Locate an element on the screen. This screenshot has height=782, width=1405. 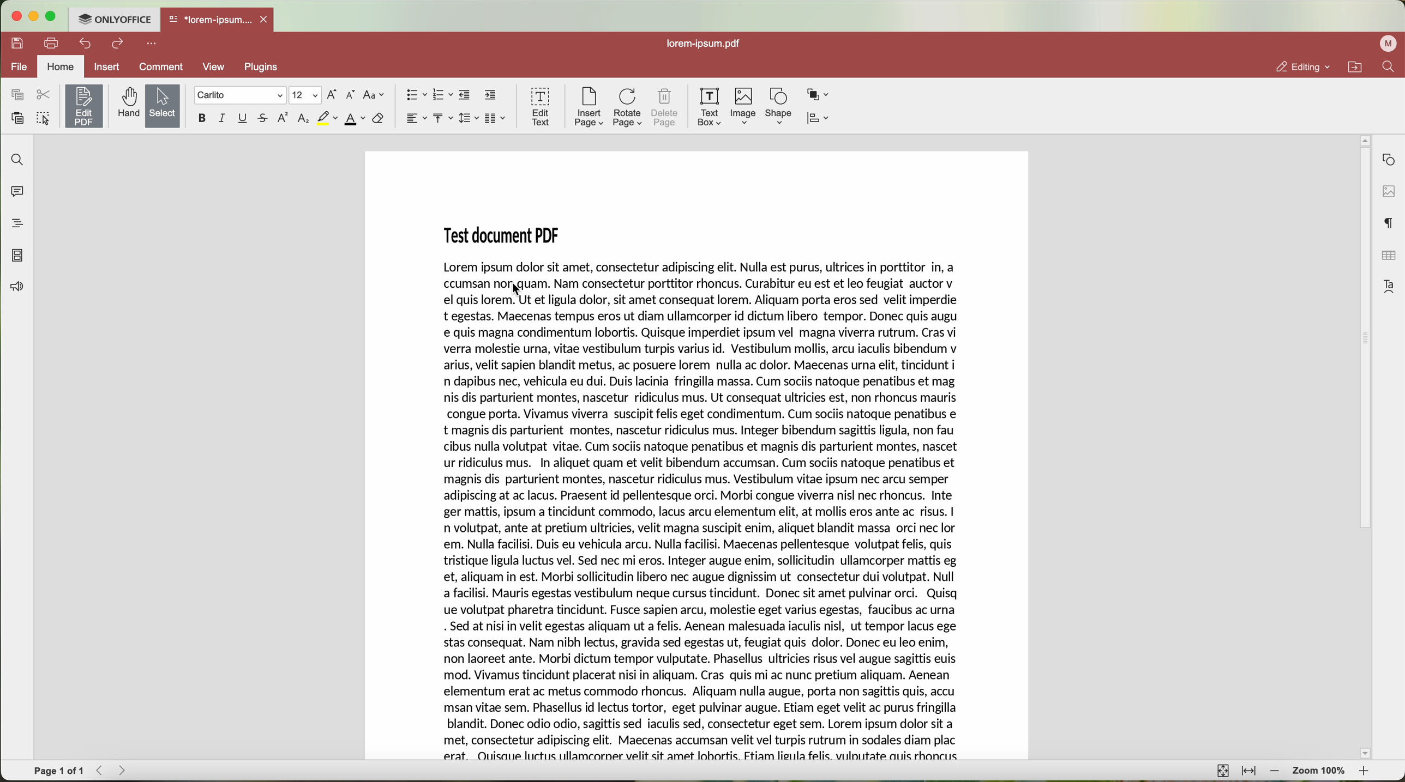
minimize is located at coordinates (36, 15).